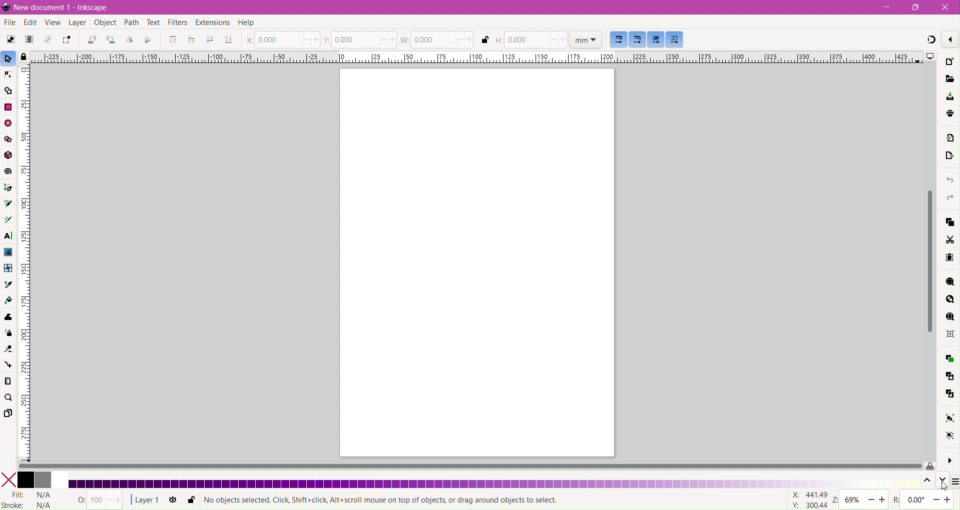 This screenshot has width=960, height=510. I want to click on Set the Width of the document, so click(438, 39).